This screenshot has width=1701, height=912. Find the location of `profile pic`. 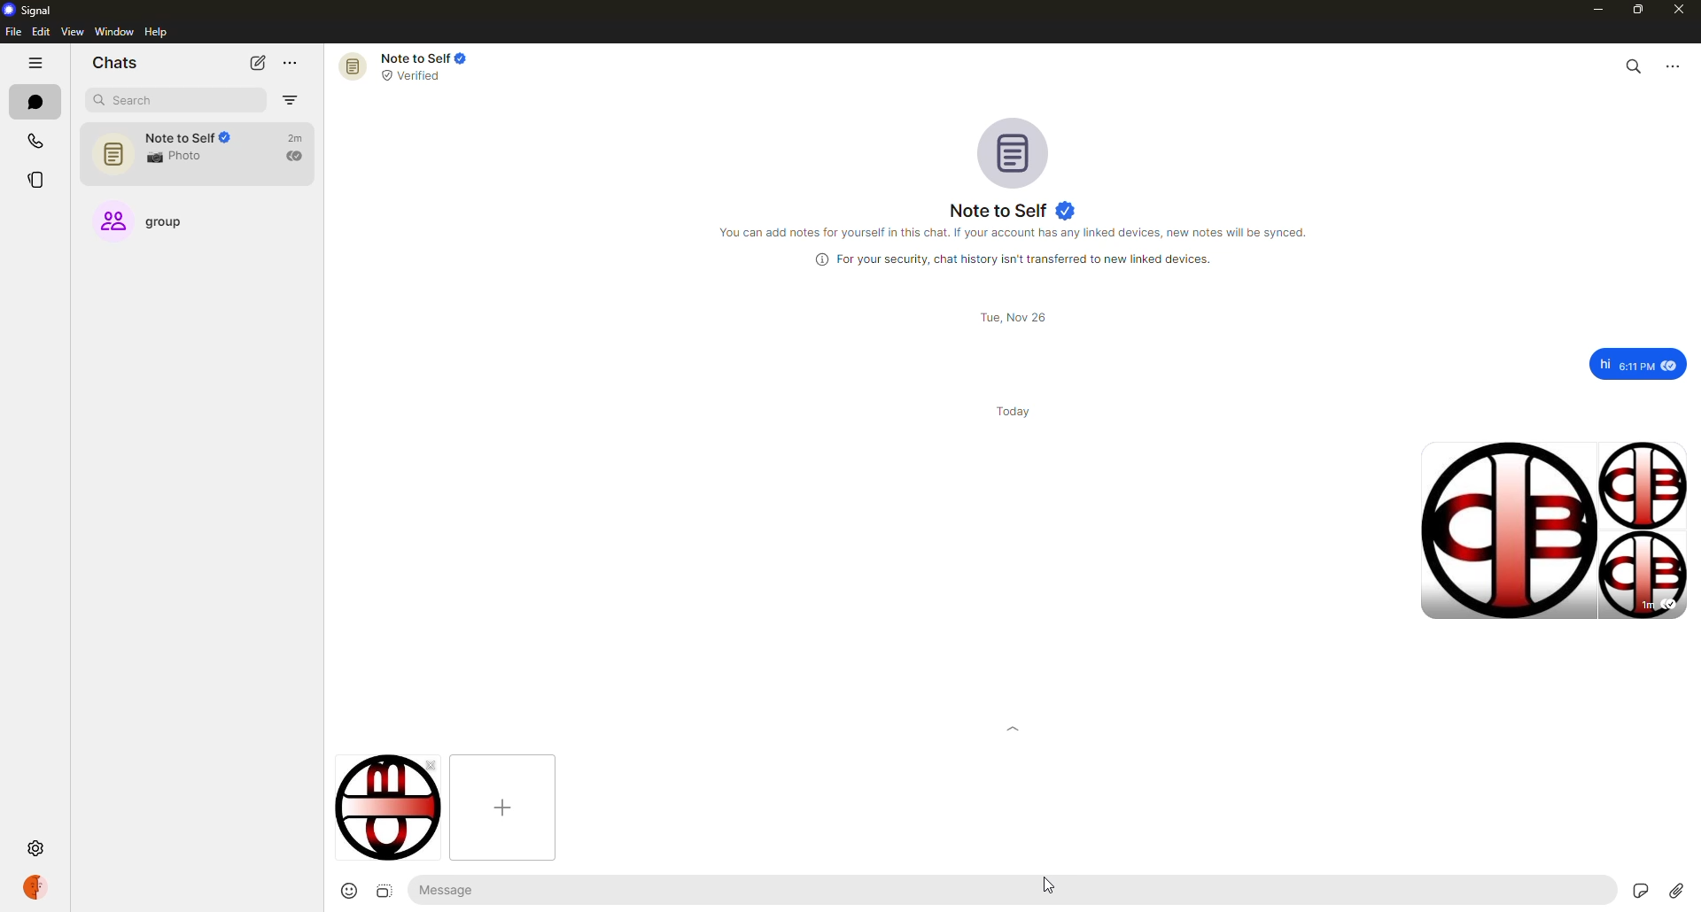

profile pic is located at coordinates (1016, 153).